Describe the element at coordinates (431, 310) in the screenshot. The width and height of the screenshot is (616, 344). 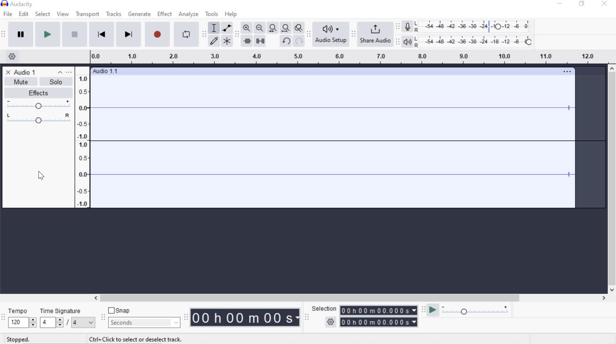
I see `Play-at-speed` at that location.